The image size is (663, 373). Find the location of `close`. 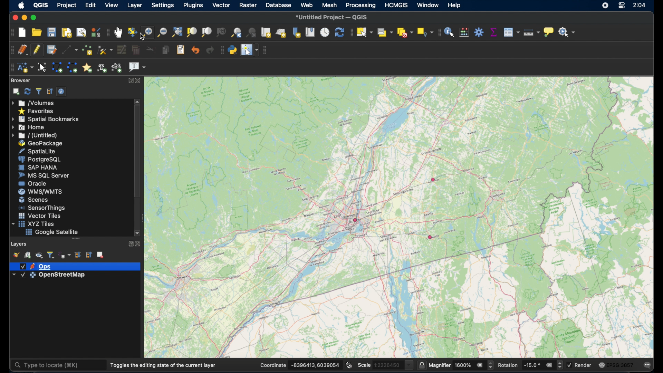

close is located at coordinates (140, 244).